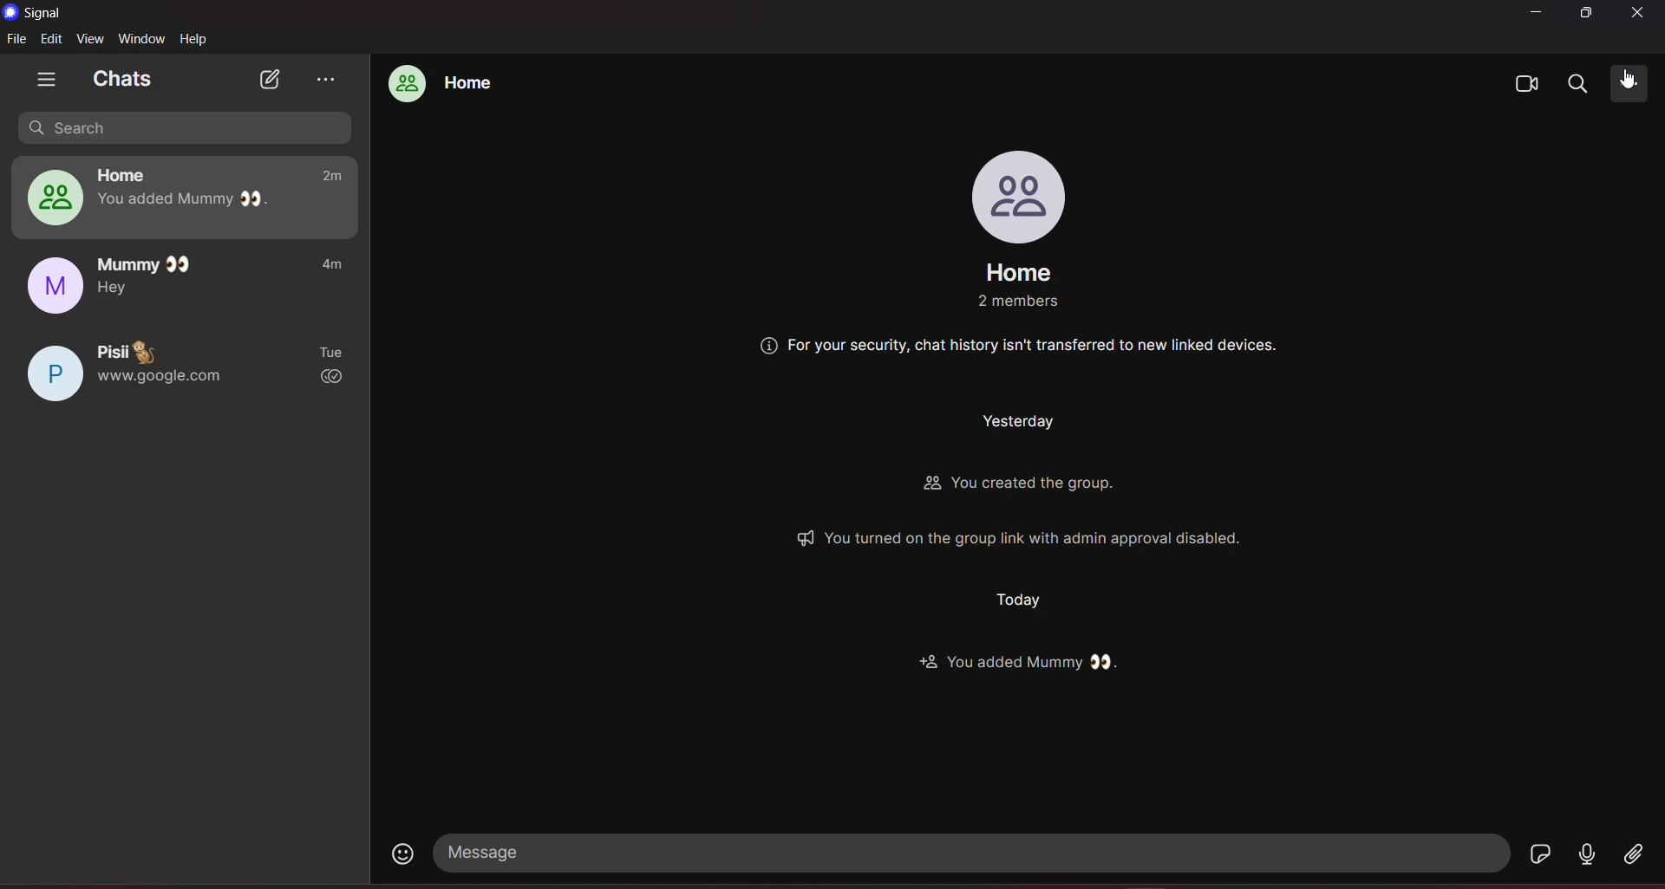 This screenshot has height=889, width=1665. I want to click on home group chat, so click(444, 82).